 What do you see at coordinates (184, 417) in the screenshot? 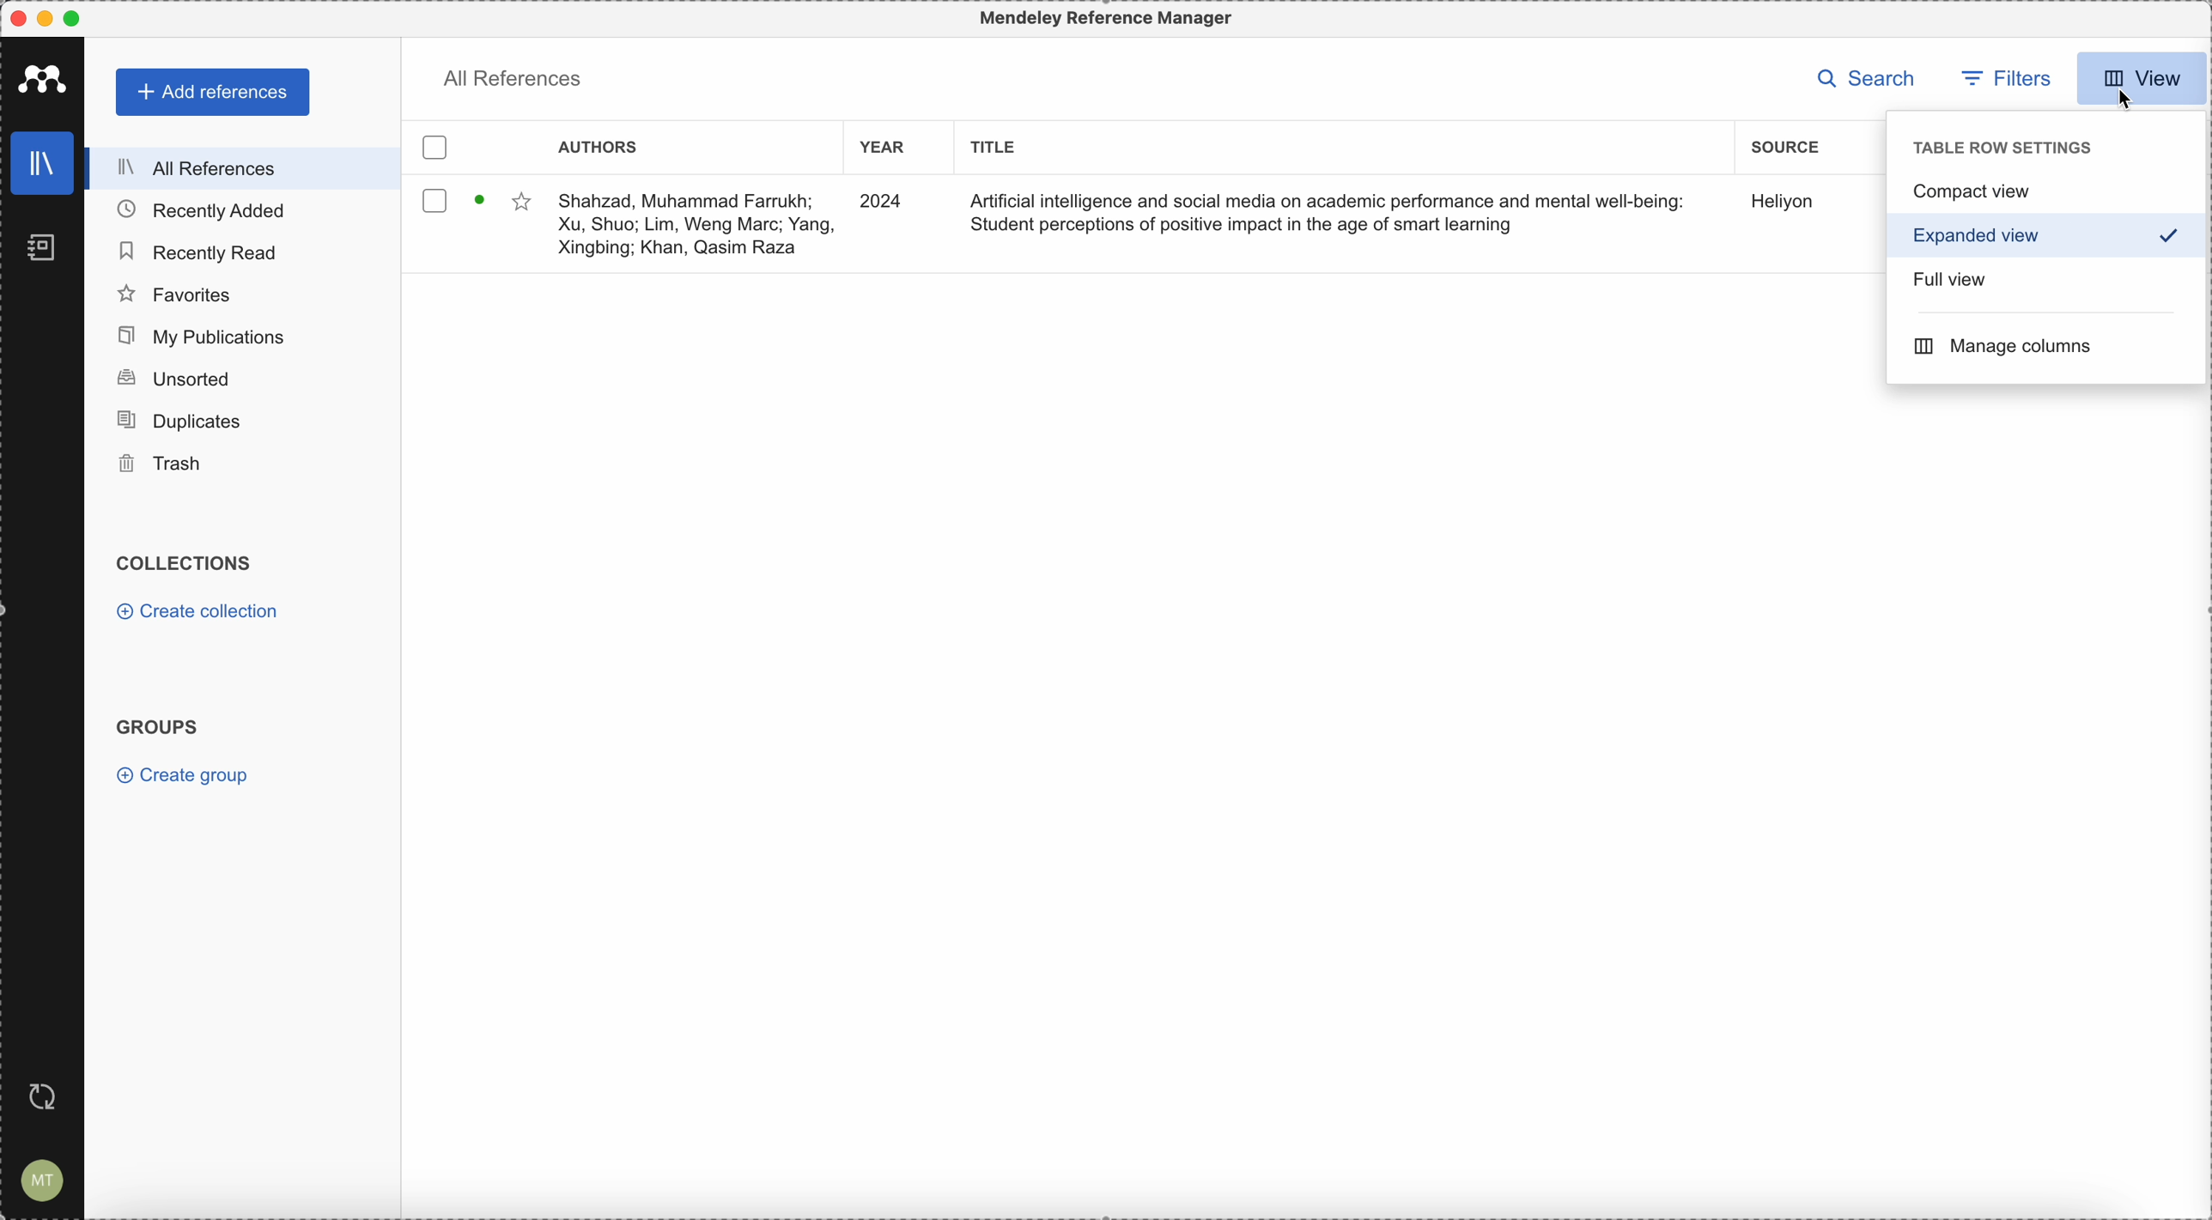
I see `duplicates` at bounding box center [184, 417].